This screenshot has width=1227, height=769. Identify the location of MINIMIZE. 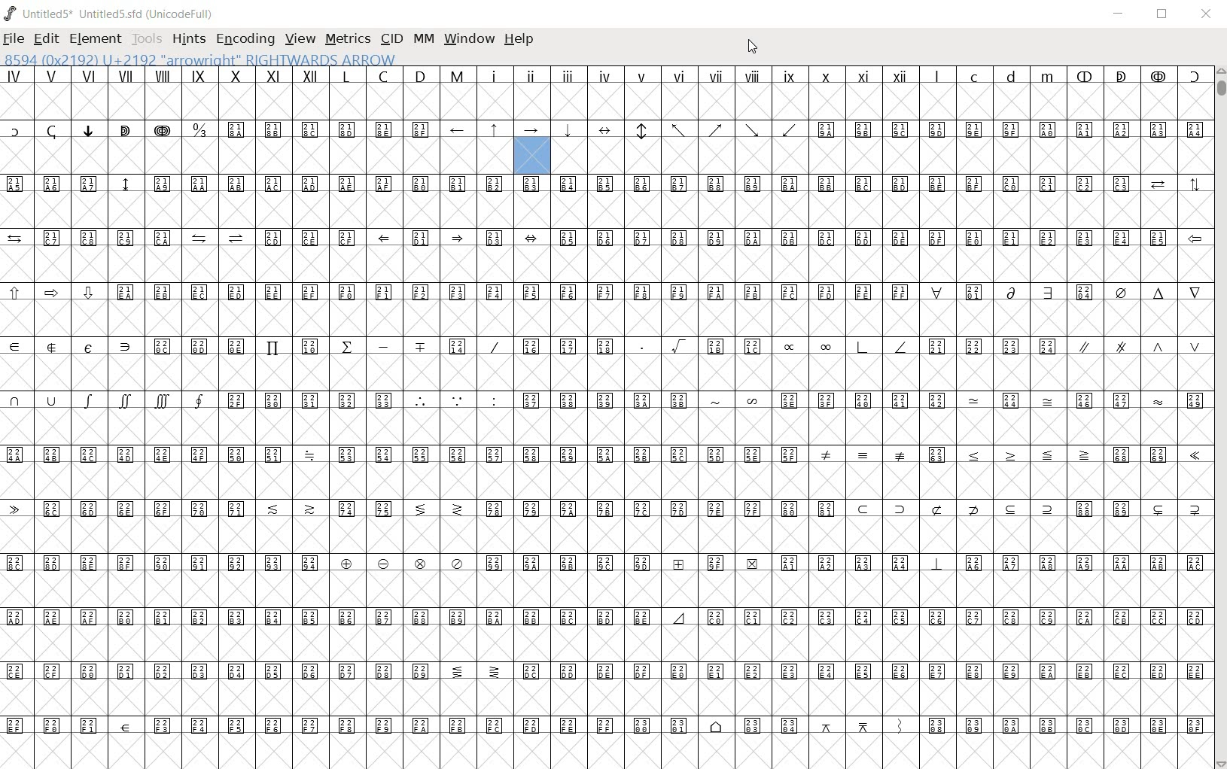
(1120, 14).